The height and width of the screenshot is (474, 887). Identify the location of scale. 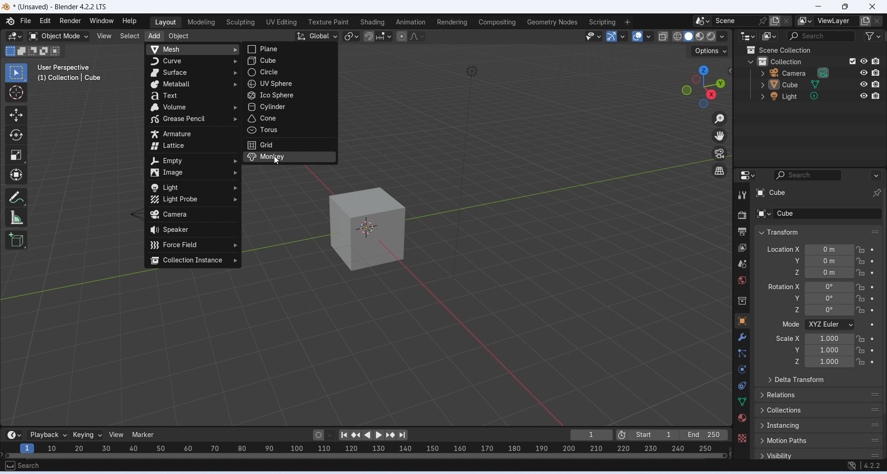
(830, 350).